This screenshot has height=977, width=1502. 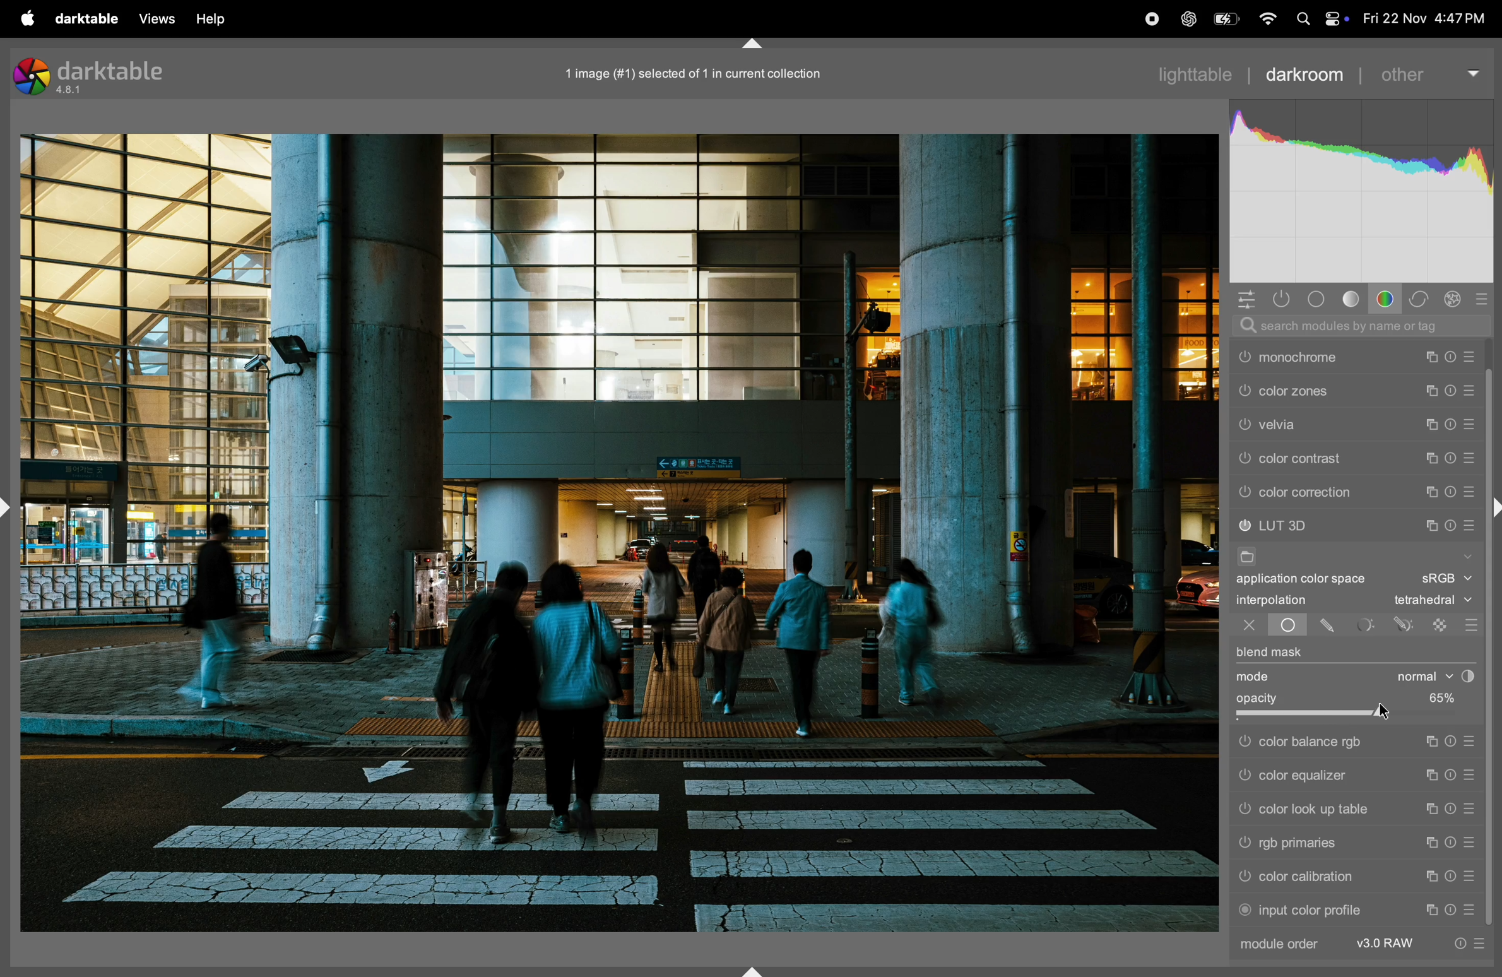 What do you see at coordinates (1335, 492) in the screenshot?
I see `color correction` at bounding box center [1335, 492].